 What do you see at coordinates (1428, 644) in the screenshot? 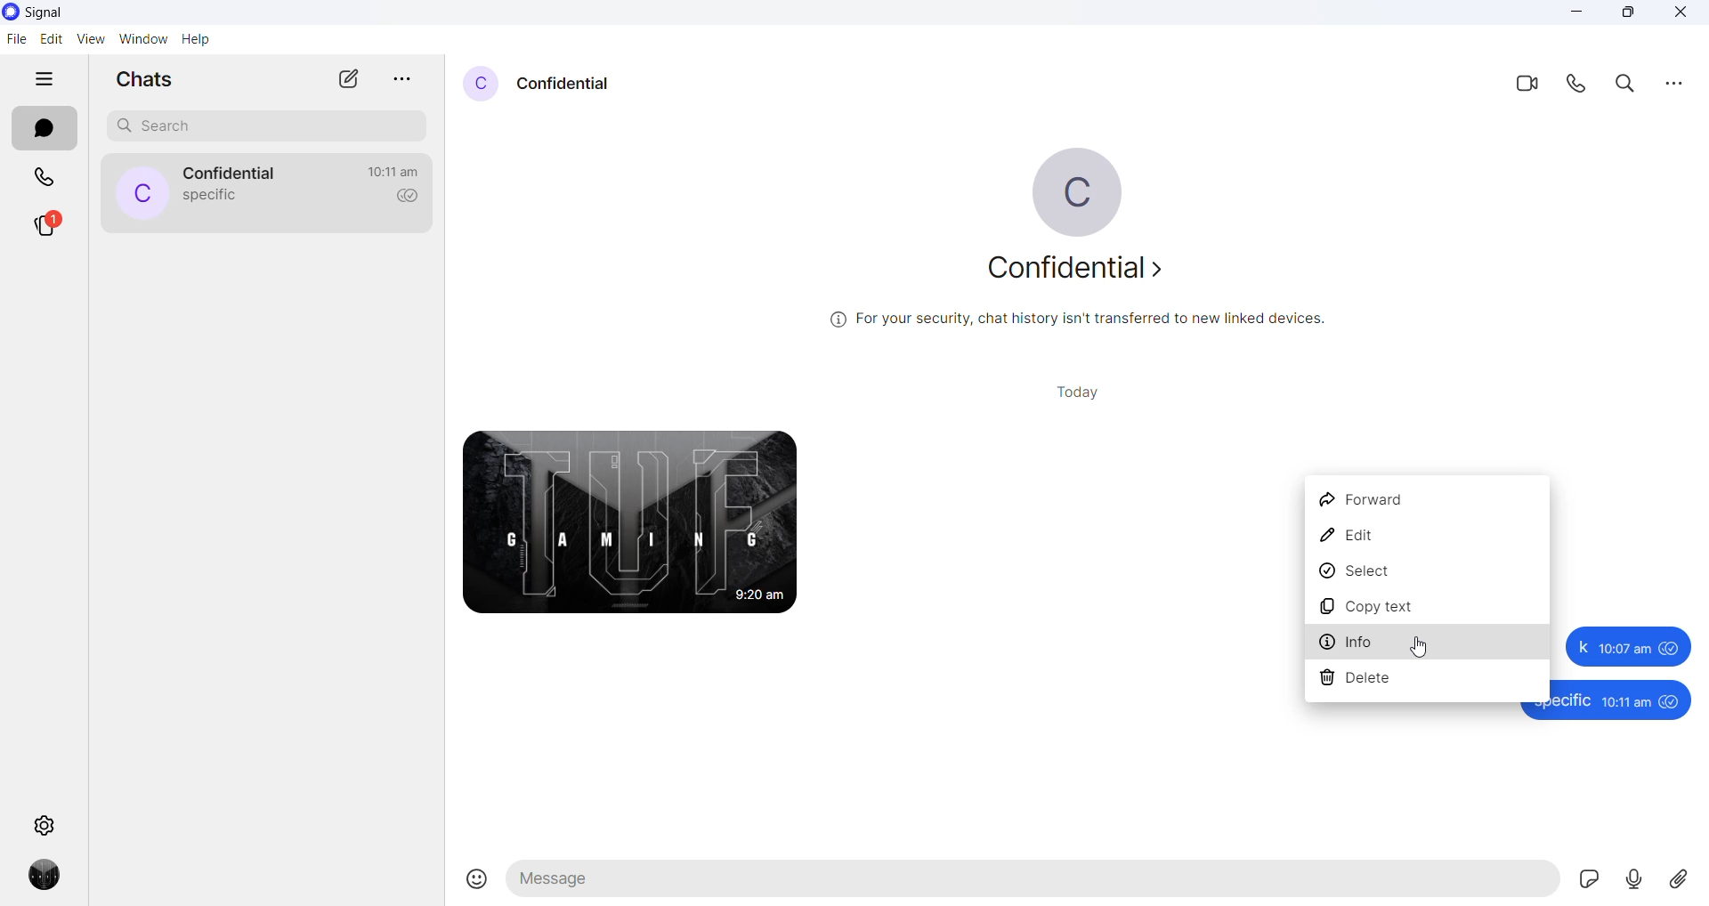
I see `info` at bounding box center [1428, 644].